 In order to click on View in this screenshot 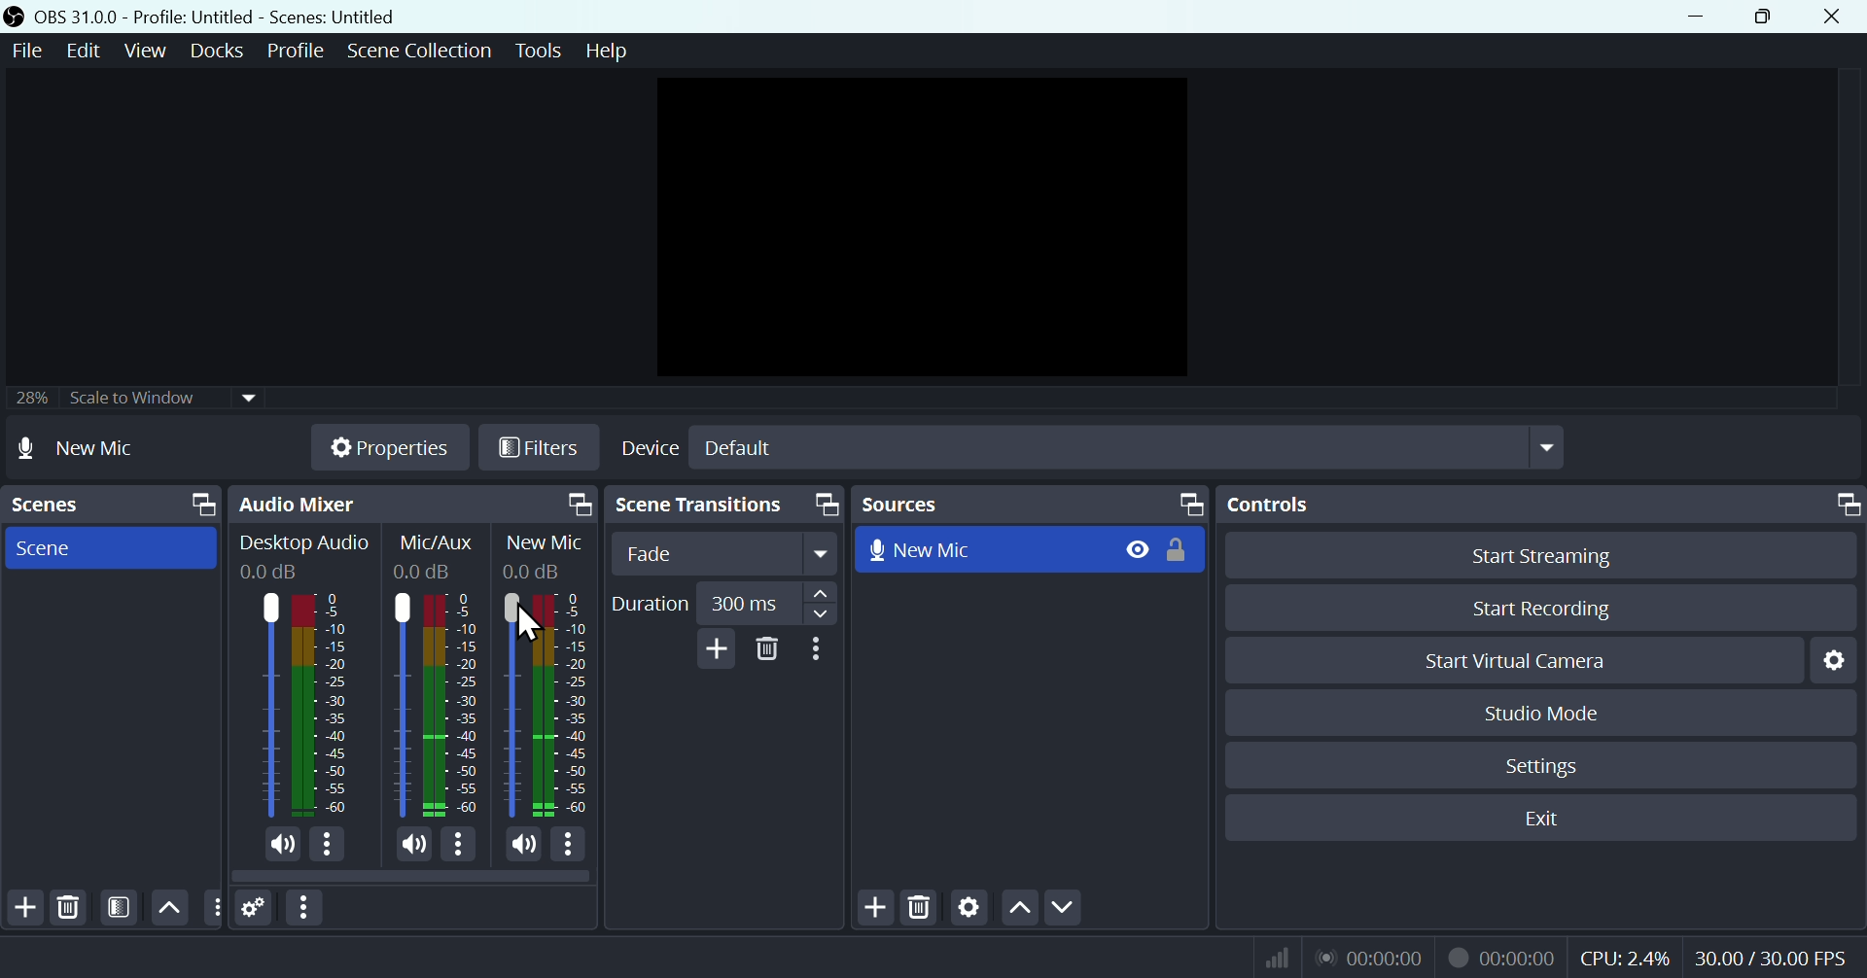, I will do `click(149, 51)`.